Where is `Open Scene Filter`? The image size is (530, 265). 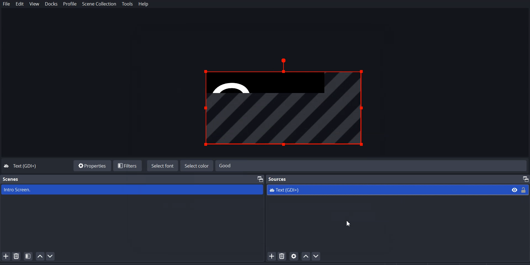
Open Scene Filter is located at coordinates (28, 256).